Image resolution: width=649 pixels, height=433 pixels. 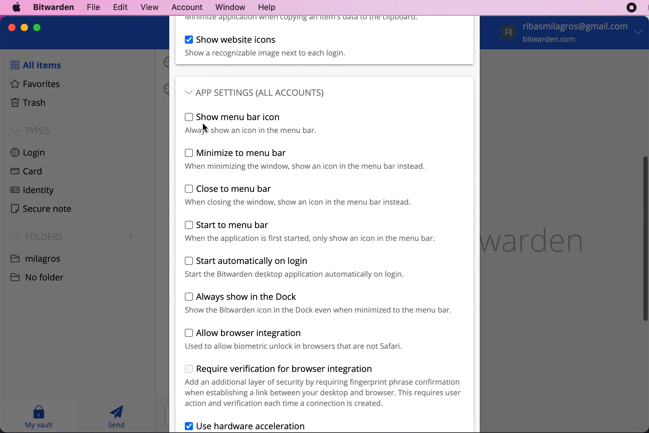 I want to click on start automatically on login, so click(x=299, y=267).